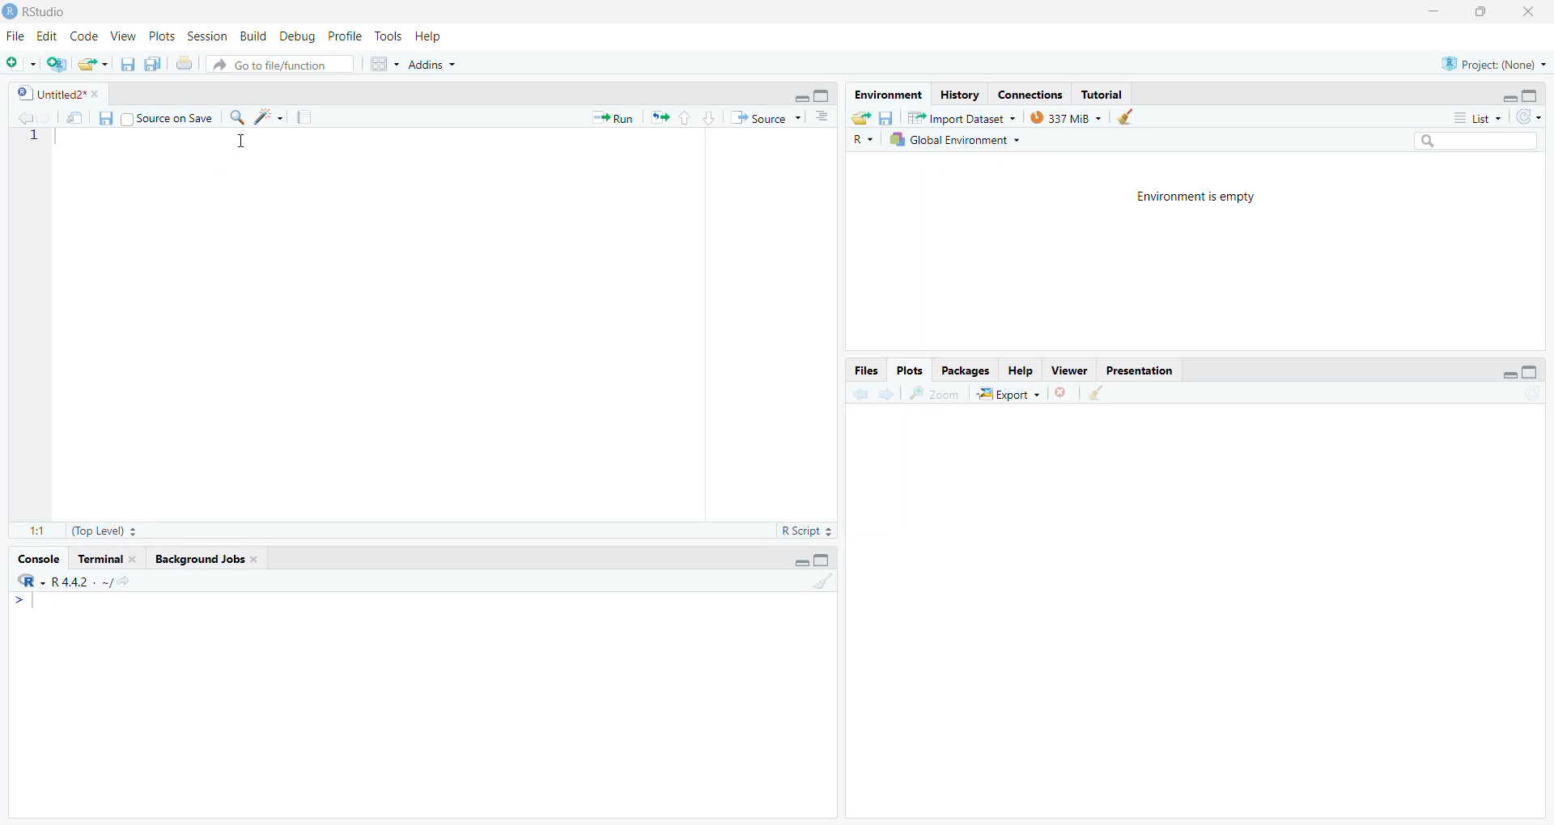  What do you see at coordinates (885, 95) in the screenshot?
I see `Environment` at bounding box center [885, 95].